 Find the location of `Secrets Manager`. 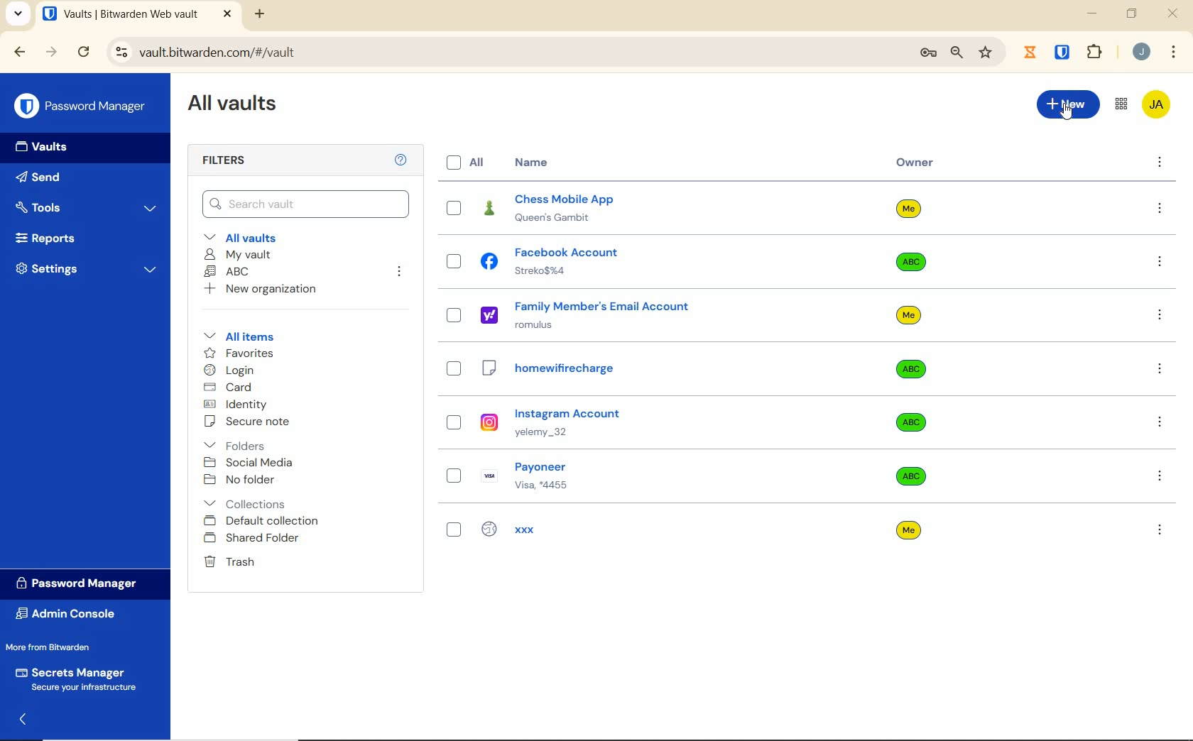

Secrets Manager is located at coordinates (80, 677).